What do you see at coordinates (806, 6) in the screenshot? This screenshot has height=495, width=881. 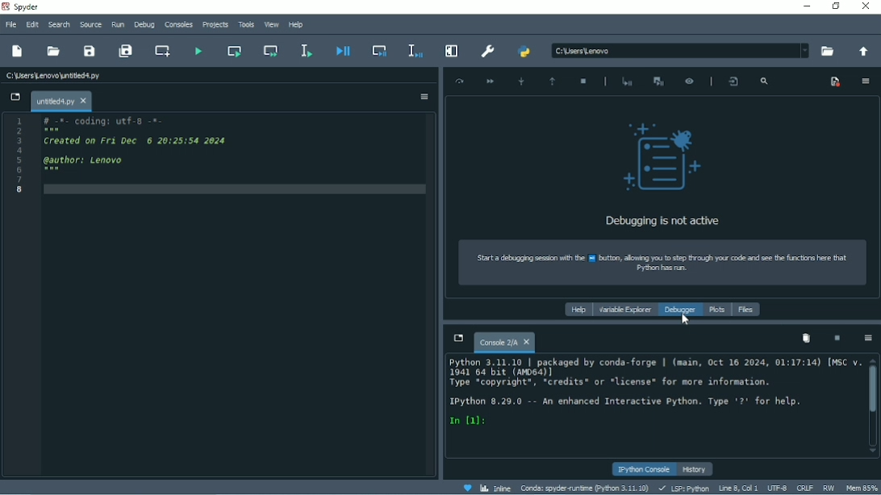 I see `Minimize` at bounding box center [806, 6].